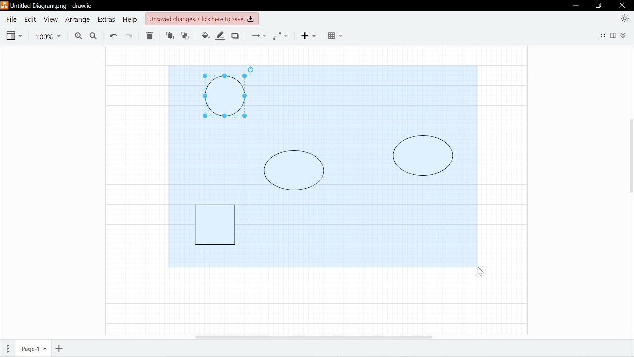 This screenshot has width=634, height=357. I want to click on Appearance, so click(625, 18).